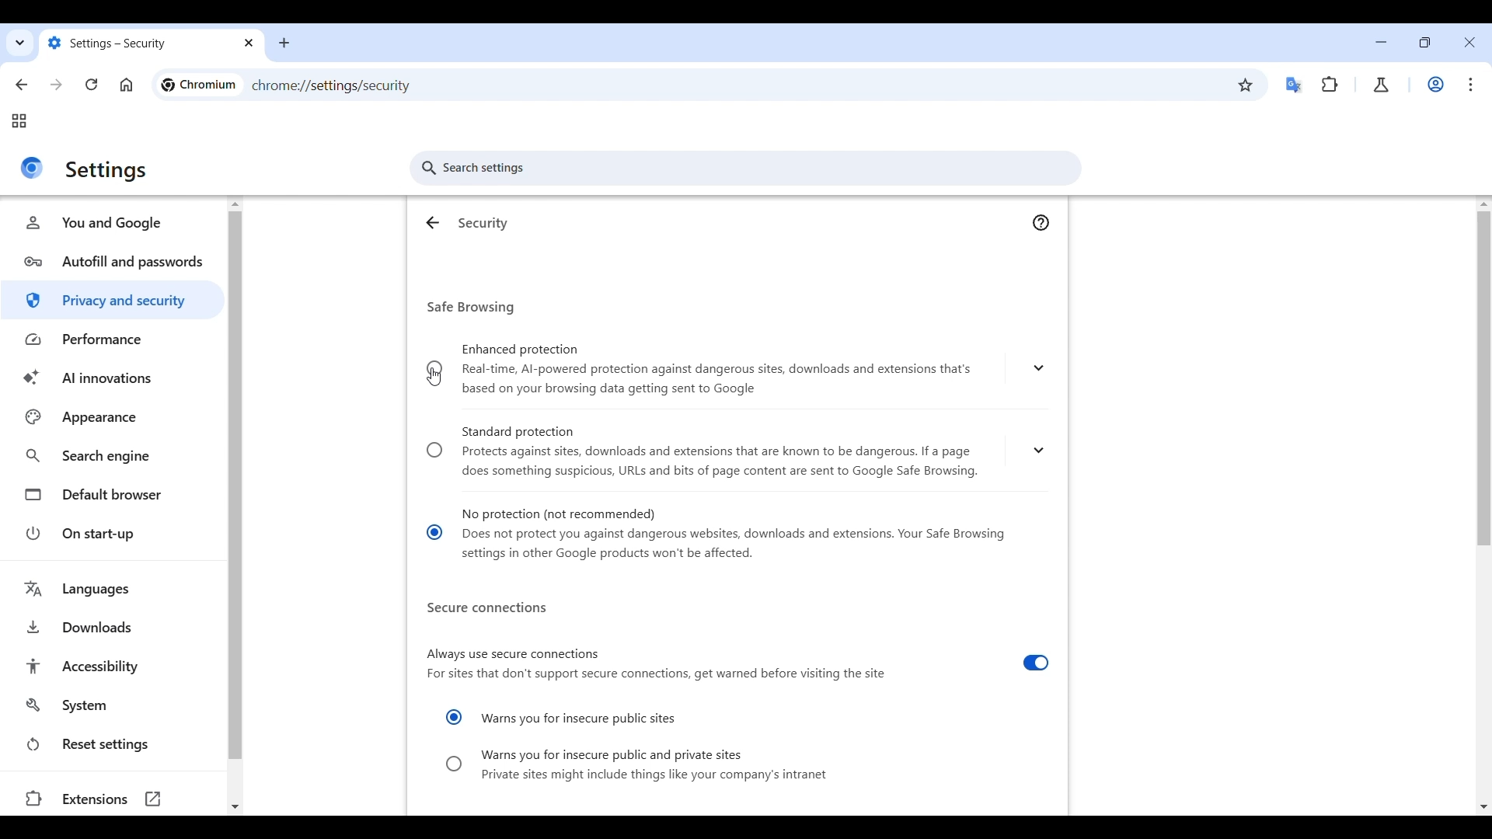  I want to click on Downloads, so click(115, 628).